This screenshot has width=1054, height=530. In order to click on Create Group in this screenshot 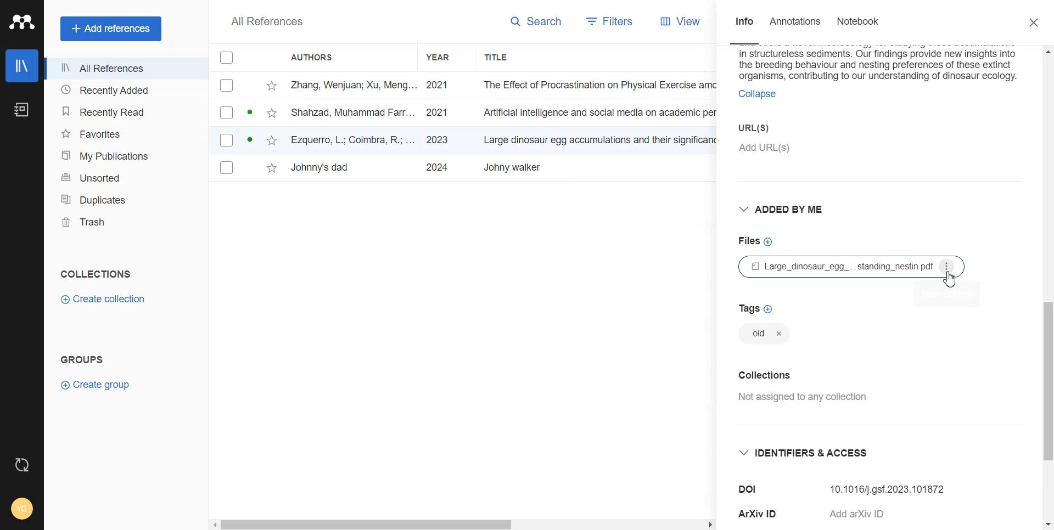, I will do `click(101, 384)`.